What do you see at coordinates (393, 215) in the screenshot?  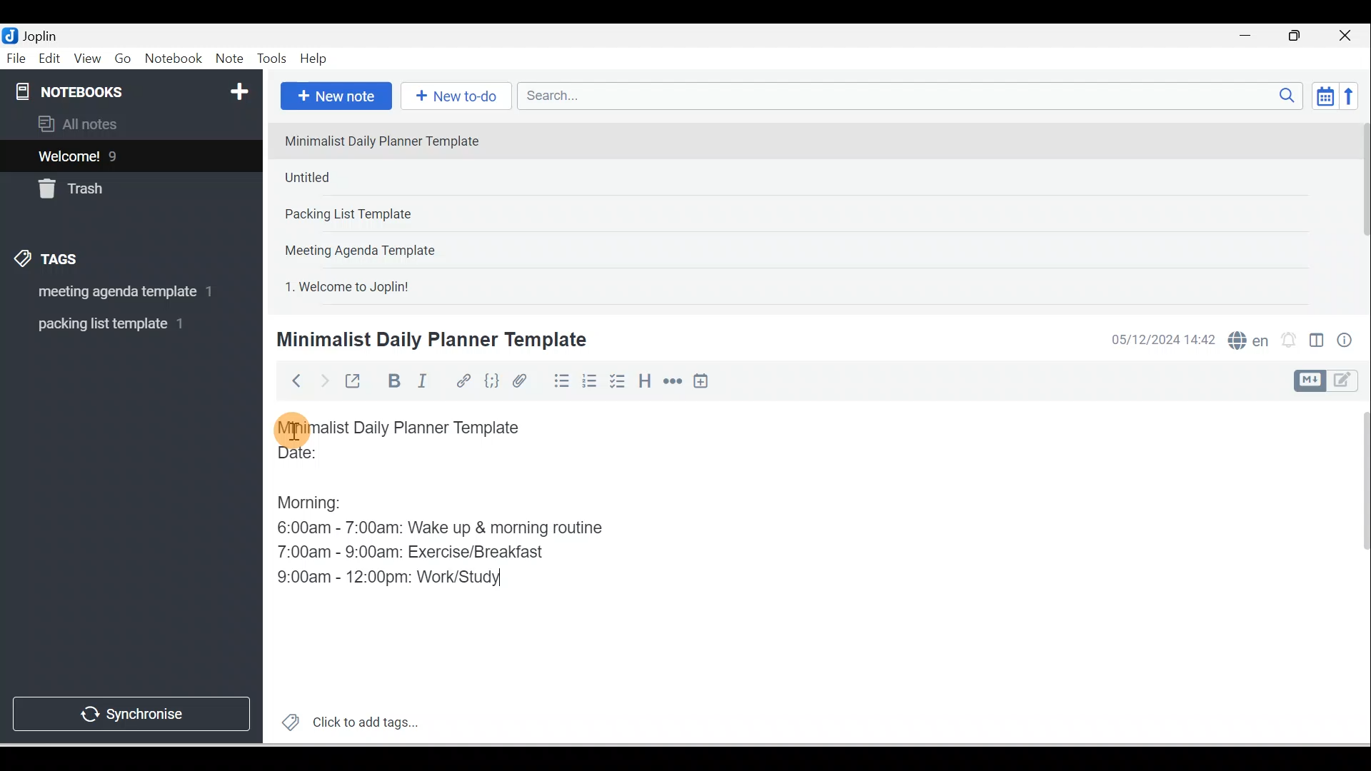 I see `Note 3` at bounding box center [393, 215].